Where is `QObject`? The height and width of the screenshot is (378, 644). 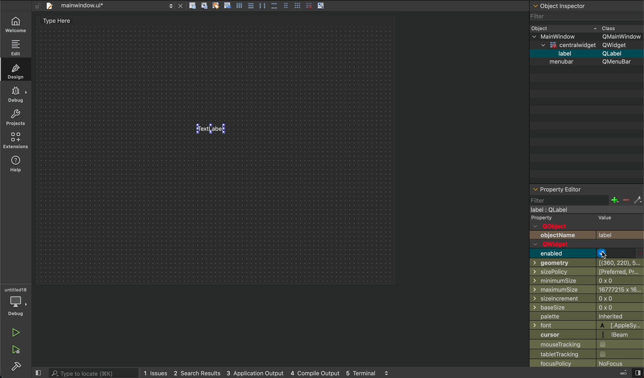 QObject is located at coordinates (552, 226).